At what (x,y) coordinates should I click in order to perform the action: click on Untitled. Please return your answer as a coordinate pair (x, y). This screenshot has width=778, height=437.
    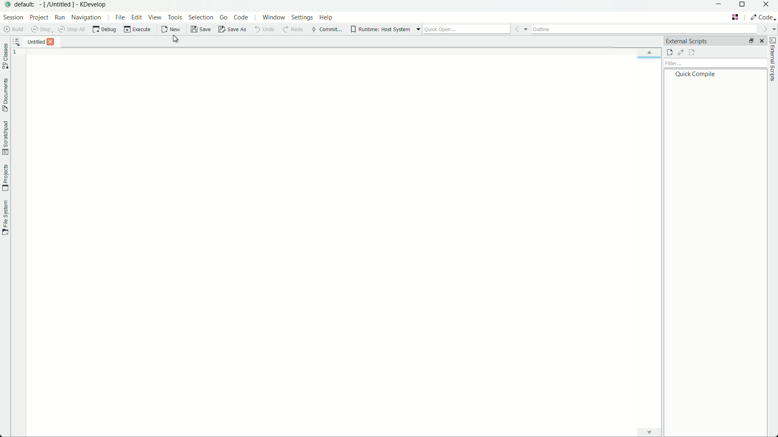
    Looking at the image, I should click on (29, 41).